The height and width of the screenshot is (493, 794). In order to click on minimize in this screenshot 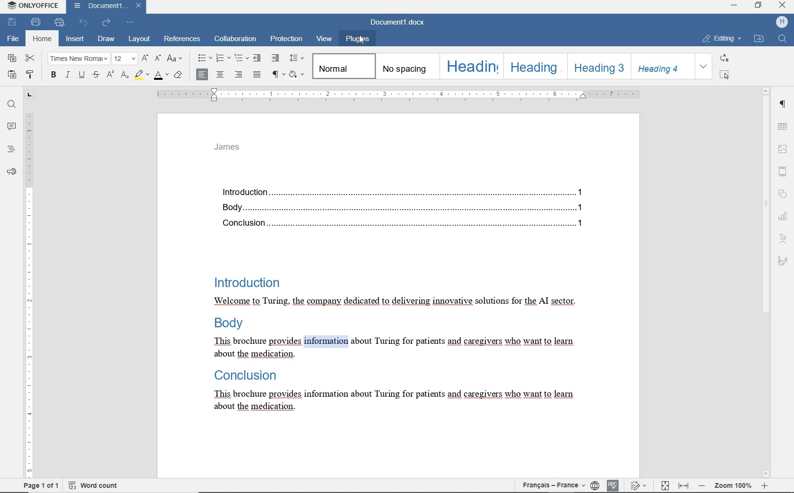, I will do `click(734, 8)`.